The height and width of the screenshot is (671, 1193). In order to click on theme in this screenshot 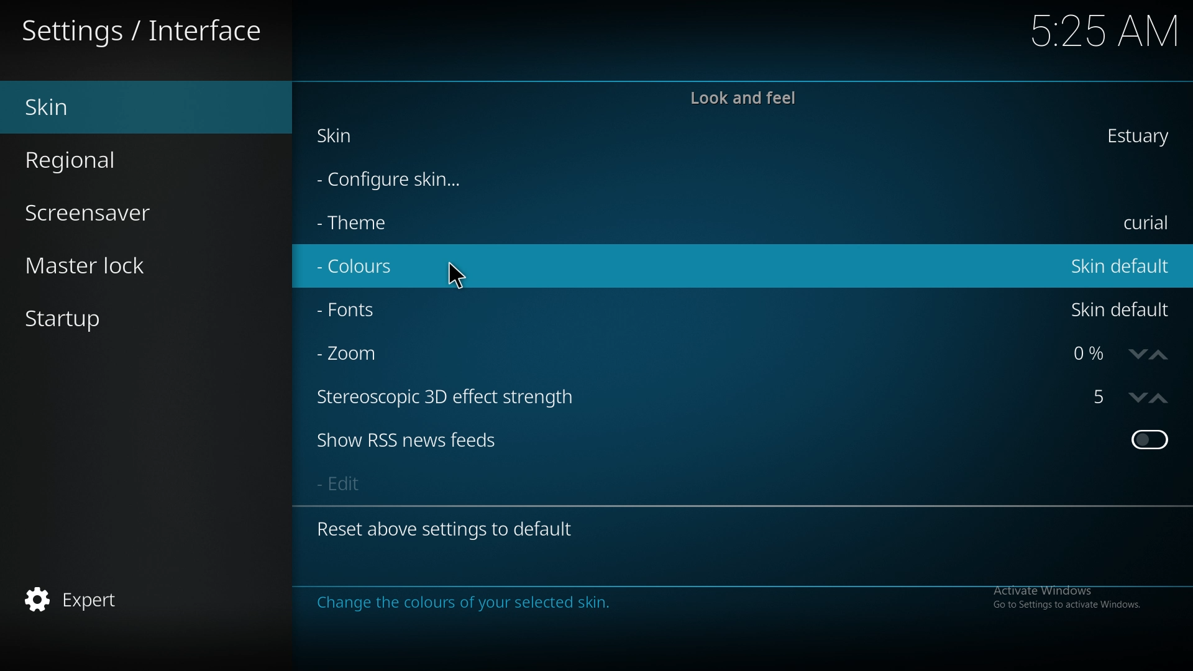, I will do `click(450, 224)`.